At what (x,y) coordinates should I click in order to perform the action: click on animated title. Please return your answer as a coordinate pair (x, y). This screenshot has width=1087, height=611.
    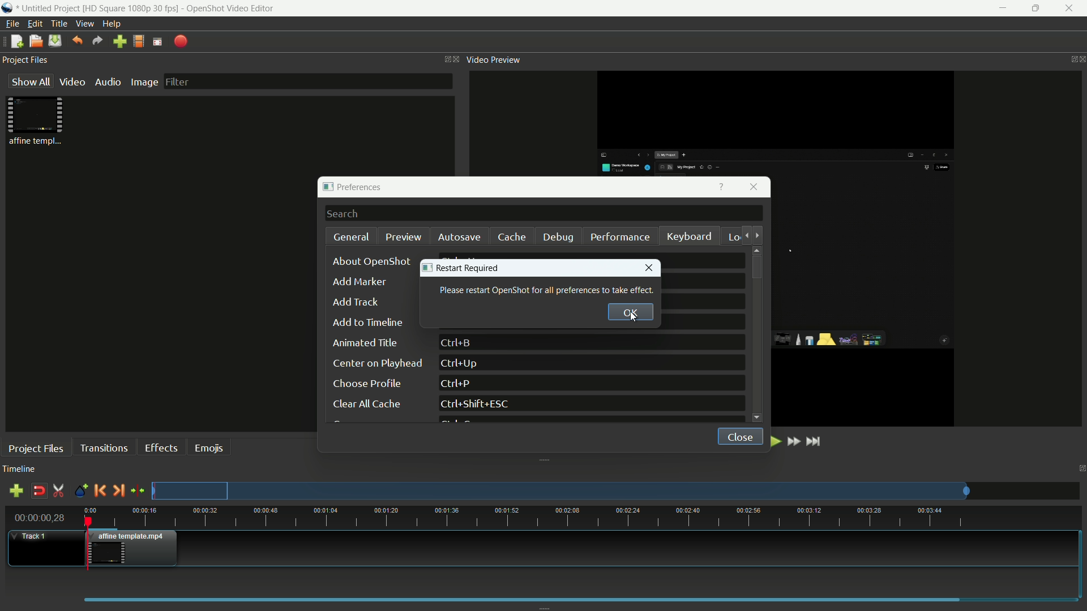
    Looking at the image, I should click on (366, 343).